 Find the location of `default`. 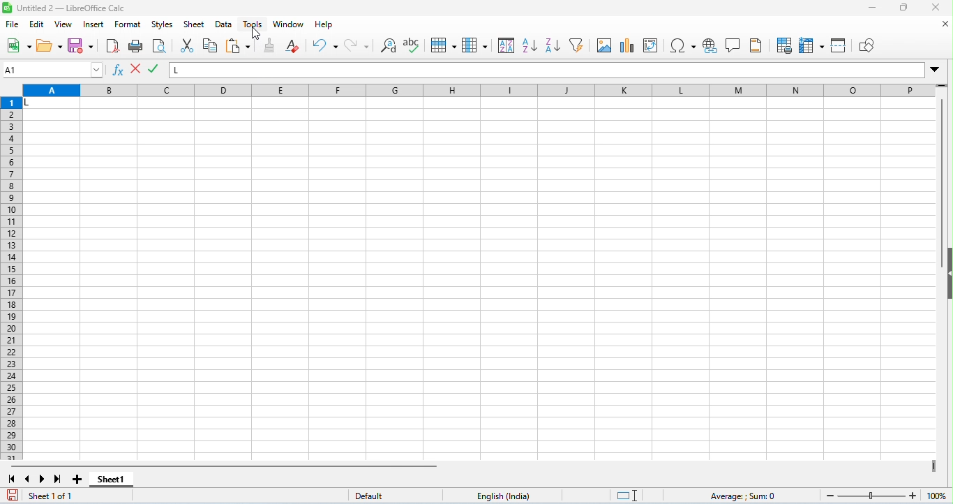

default is located at coordinates (376, 496).